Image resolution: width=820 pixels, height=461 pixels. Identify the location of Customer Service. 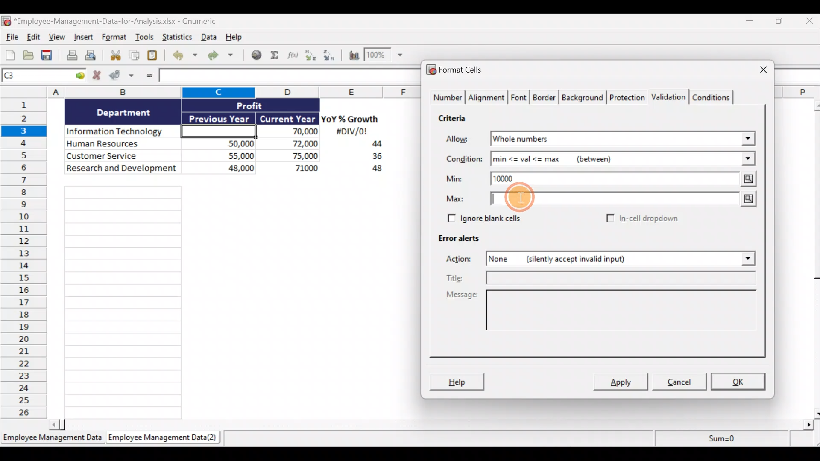
(123, 155).